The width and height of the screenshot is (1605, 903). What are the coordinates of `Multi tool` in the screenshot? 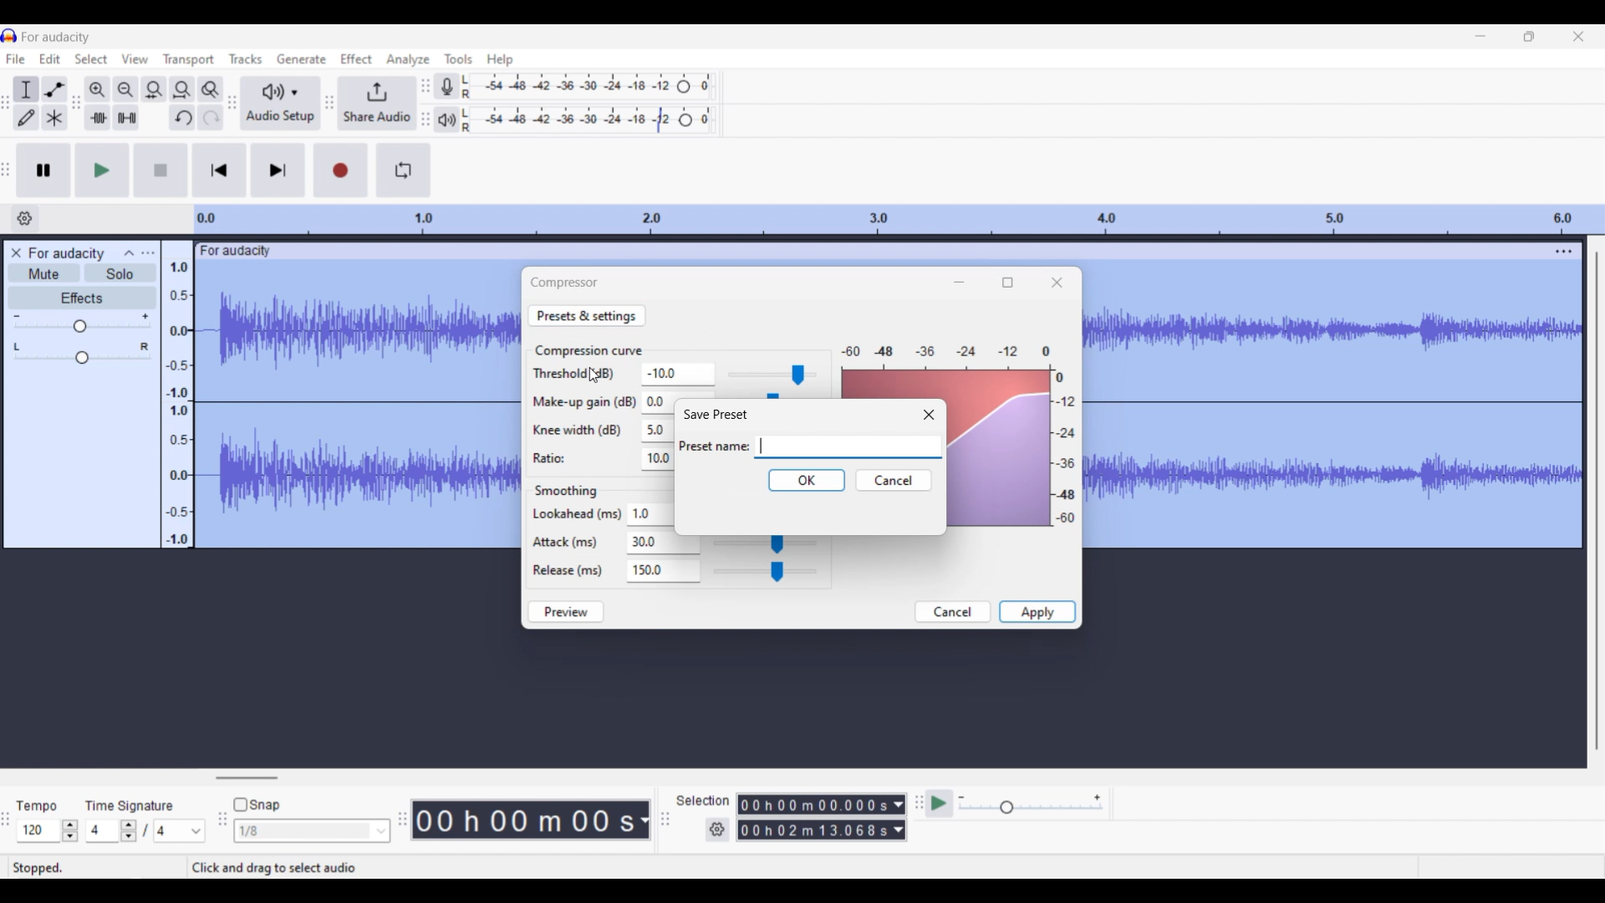 It's located at (53, 117).